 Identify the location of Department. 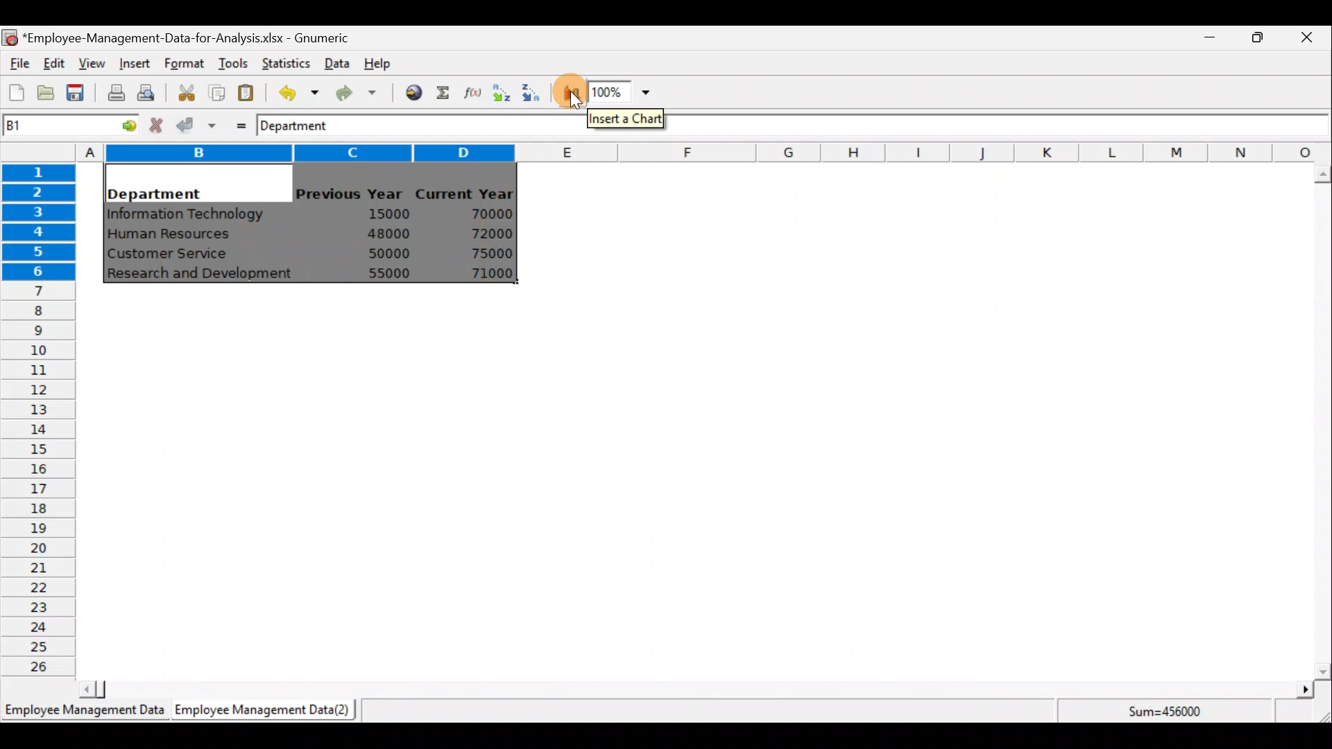
(154, 190).